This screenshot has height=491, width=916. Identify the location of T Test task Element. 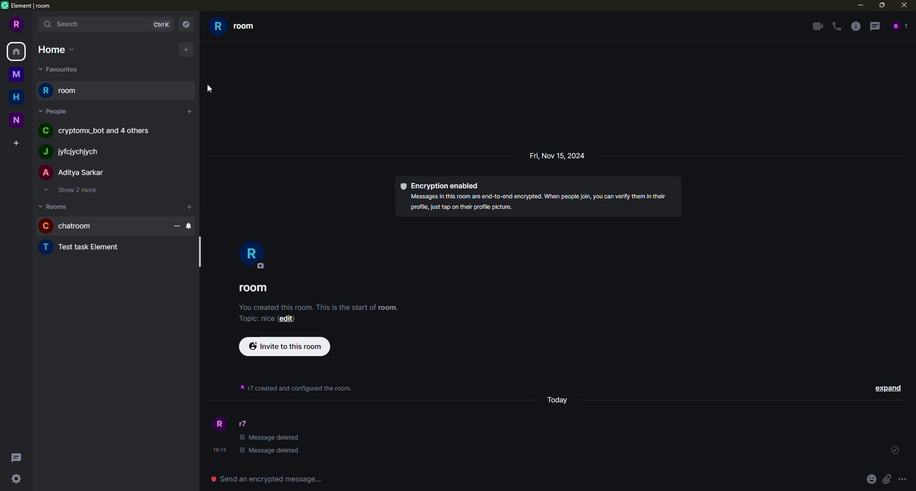
(86, 248).